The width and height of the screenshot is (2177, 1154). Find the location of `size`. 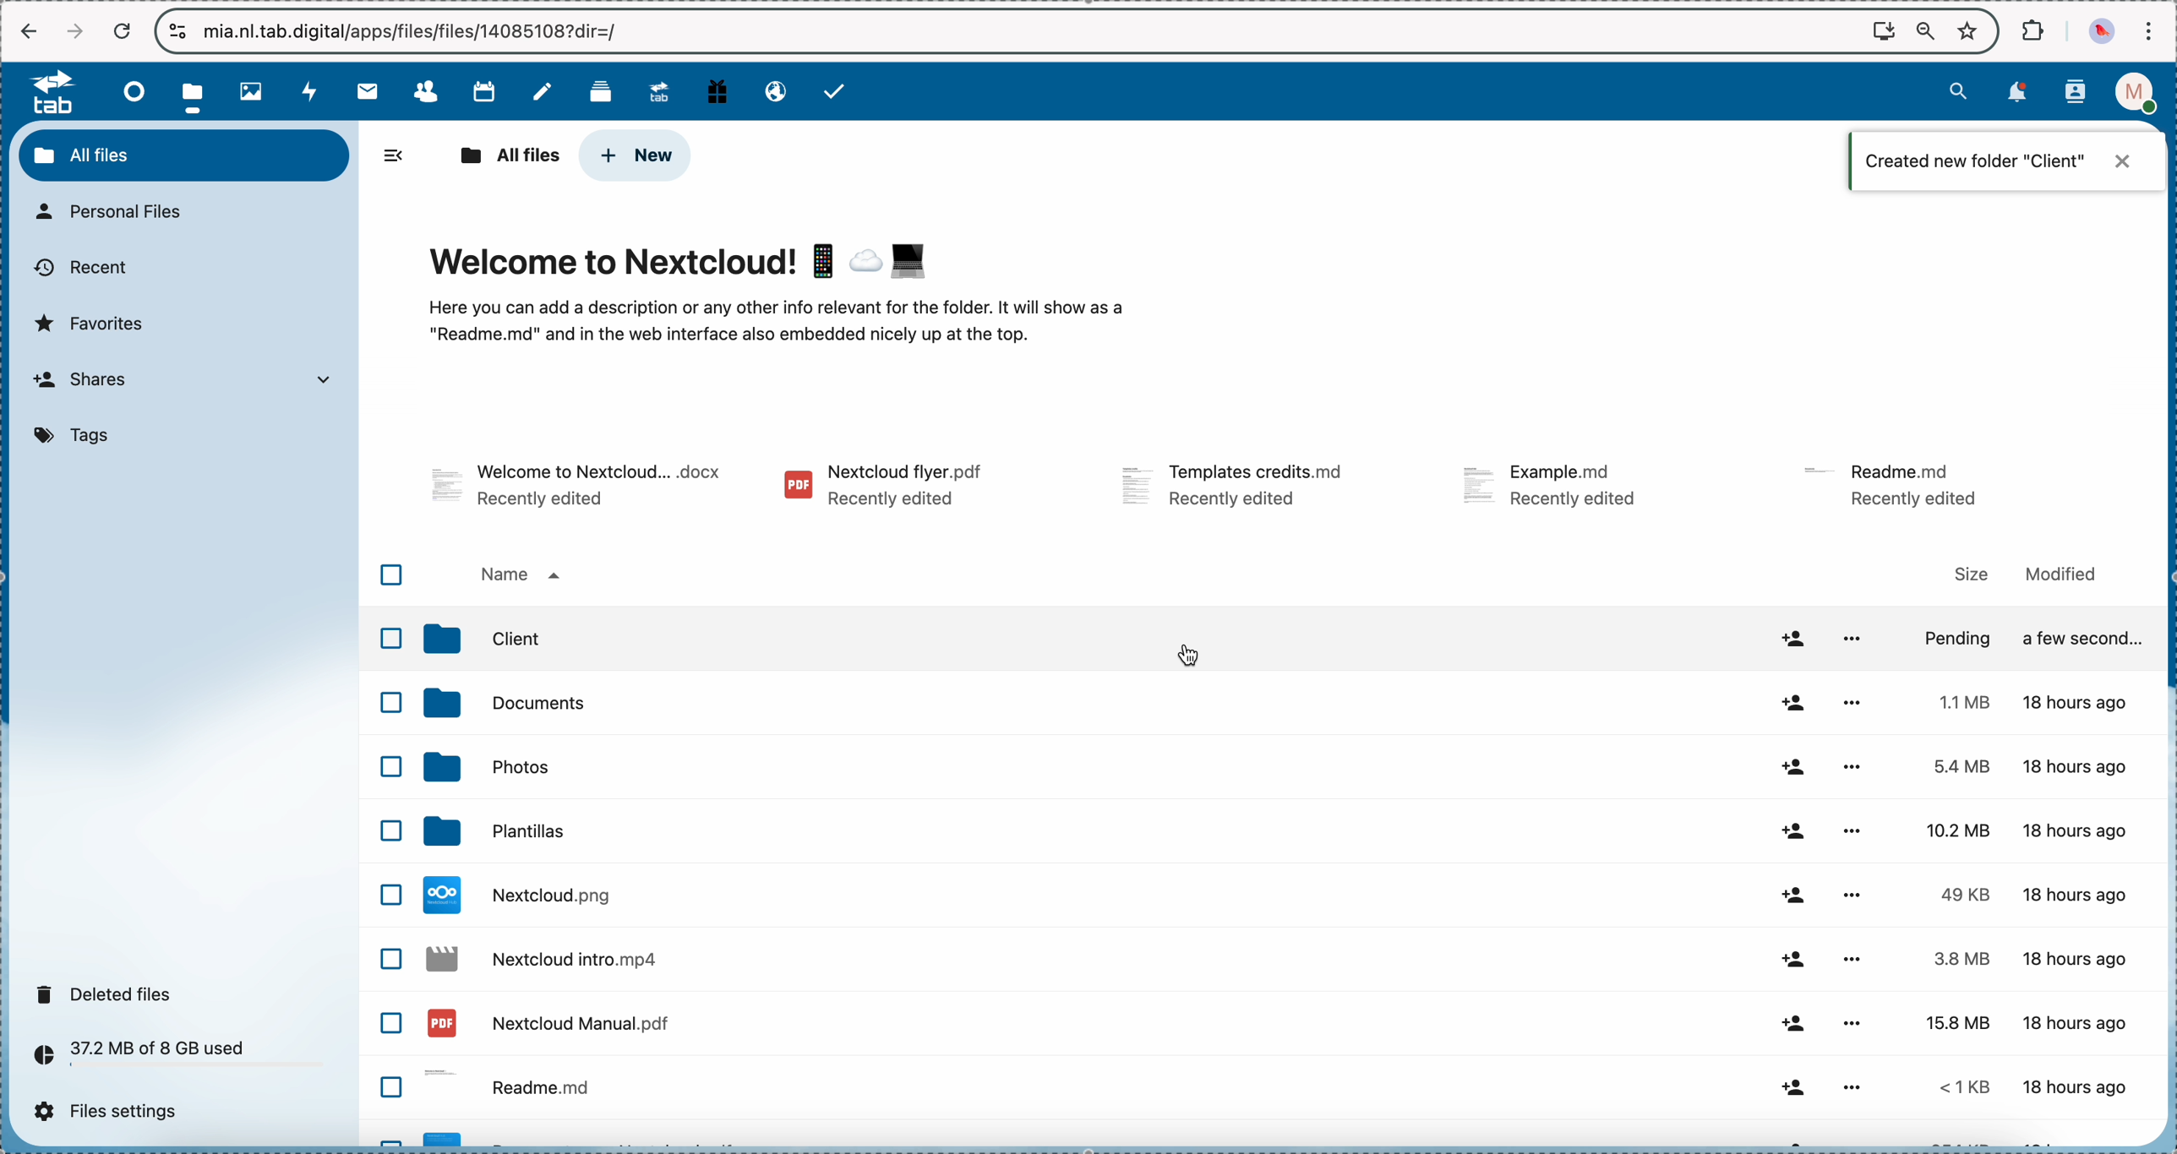

size is located at coordinates (1971, 574).